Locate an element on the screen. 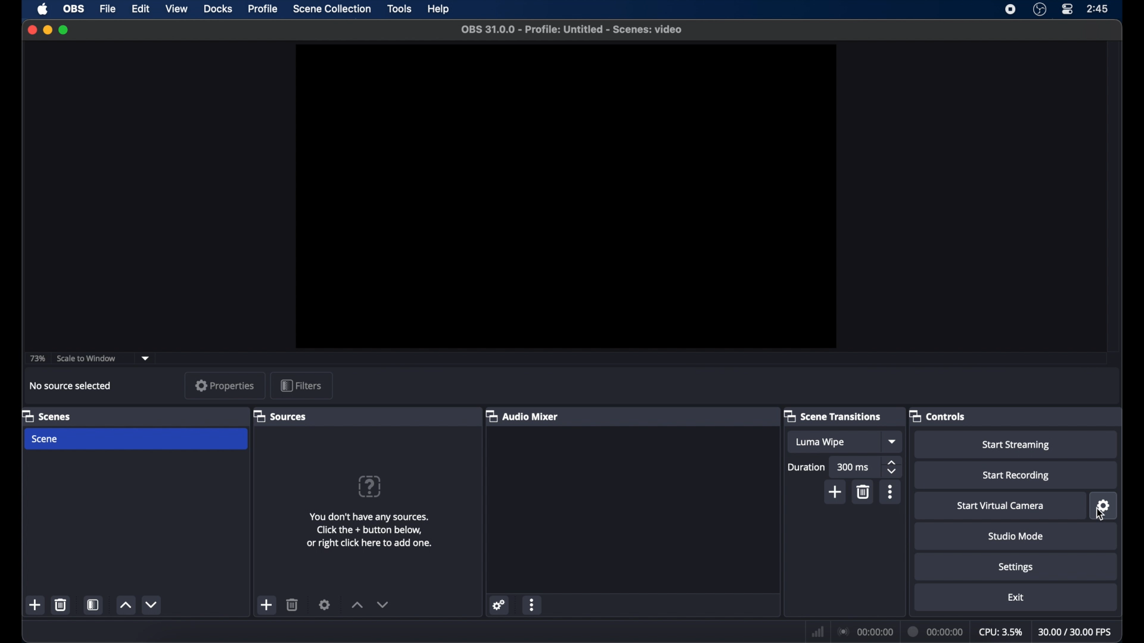 The width and height of the screenshot is (1144, 643). delete is located at coordinates (61, 604).